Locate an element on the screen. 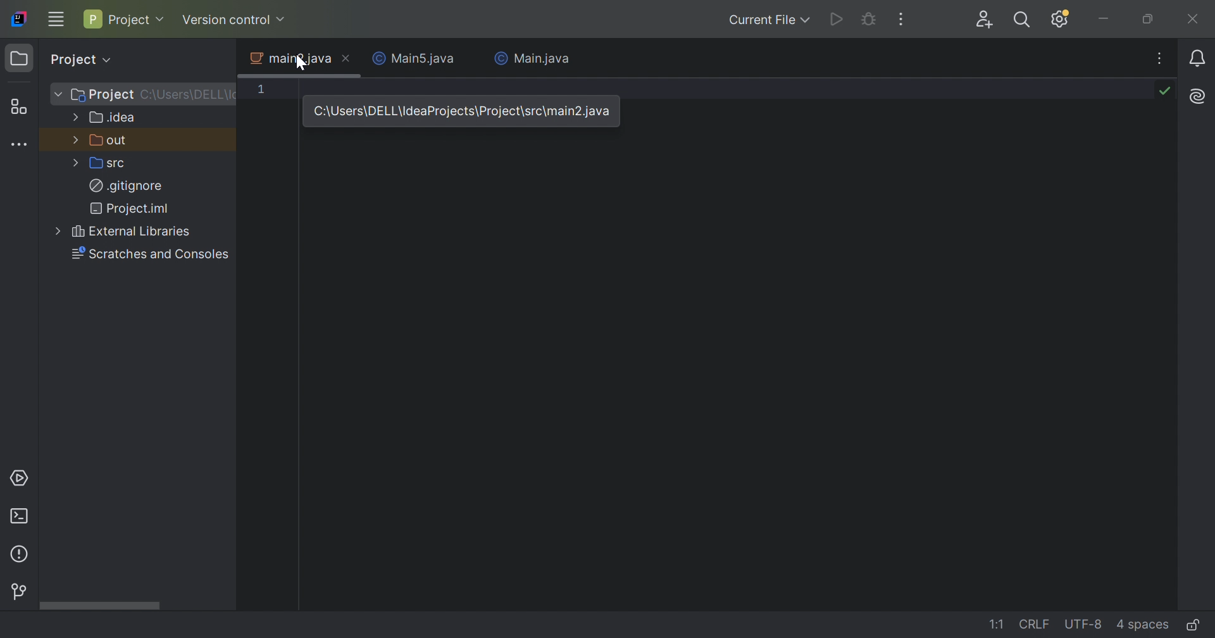 The height and width of the screenshot is (638, 1215). Notifications is located at coordinates (1198, 58).